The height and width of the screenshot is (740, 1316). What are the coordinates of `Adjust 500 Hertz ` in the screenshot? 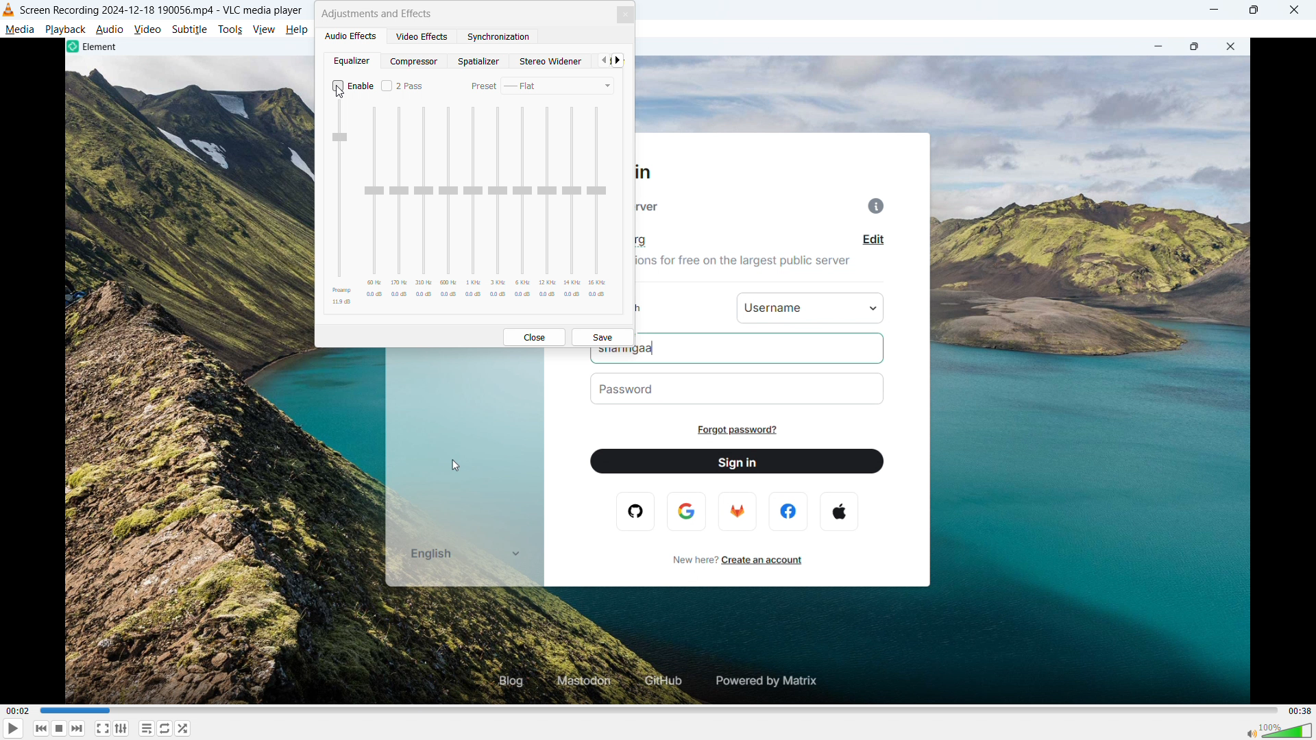 It's located at (449, 203).